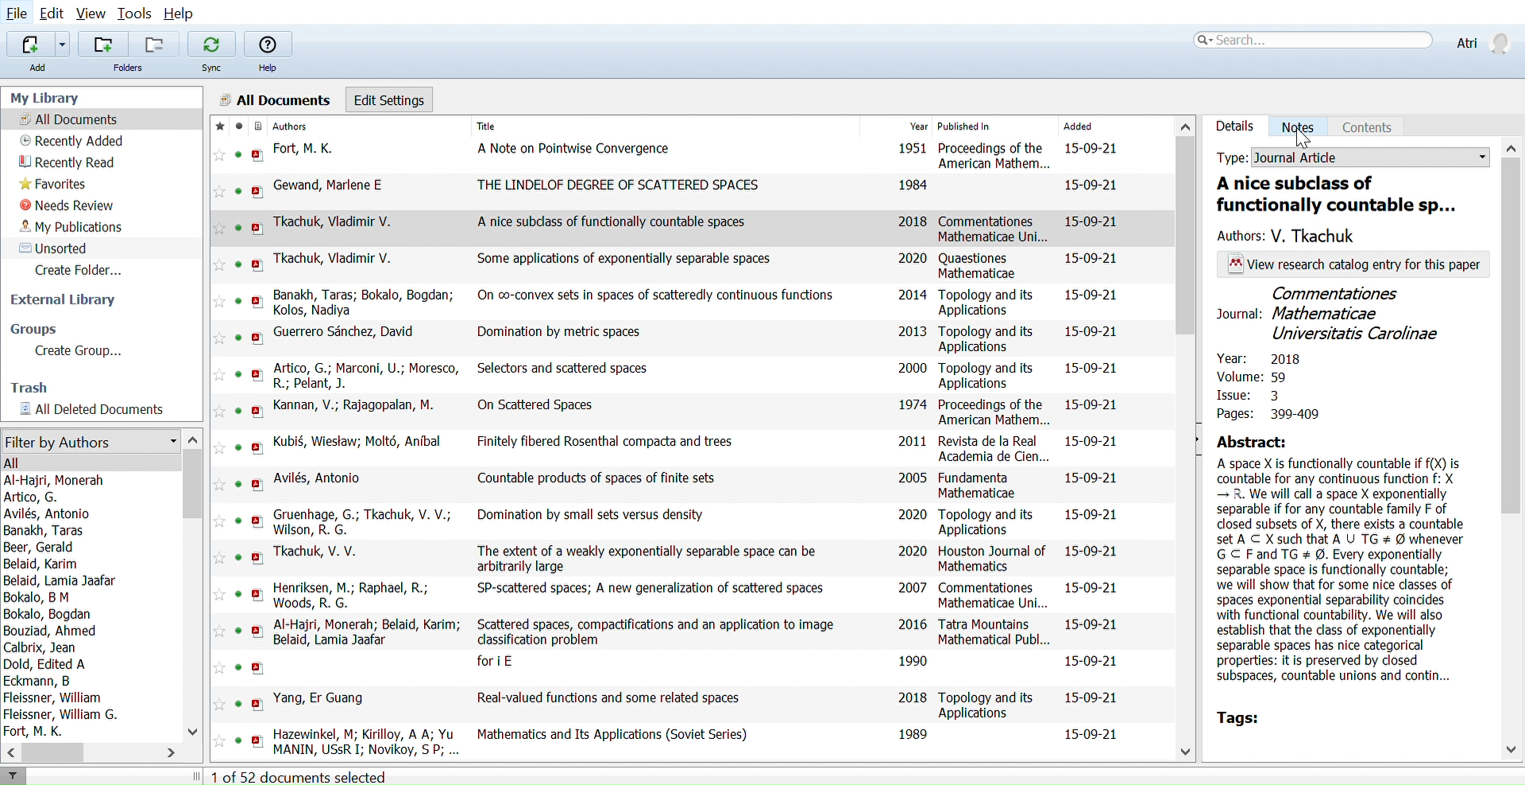 This screenshot has width=1525, height=785. What do you see at coordinates (211, 44) in the screenshot?
I see `Sync` at bounding box center [211, 44].